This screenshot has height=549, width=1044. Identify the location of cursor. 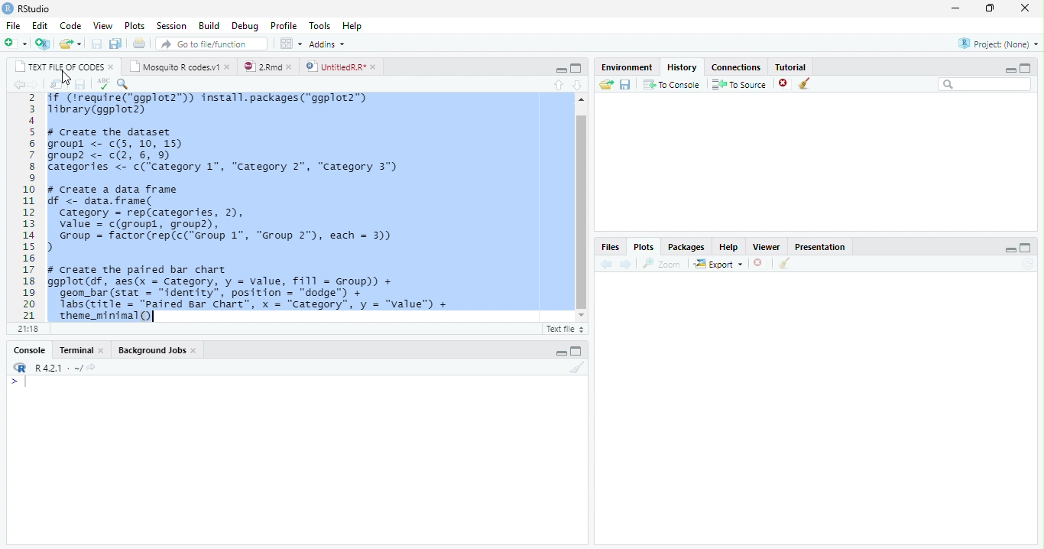
(66, 77).